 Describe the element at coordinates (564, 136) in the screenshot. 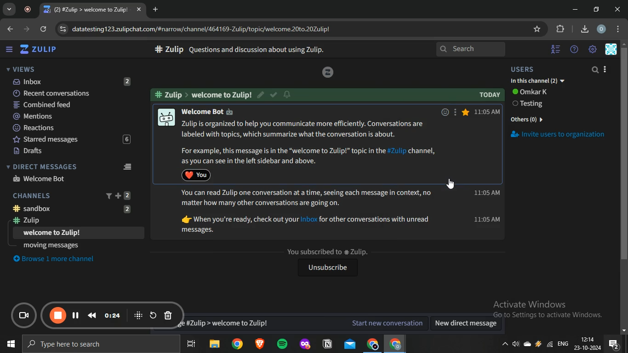

I see `invite users to organization` at that location.